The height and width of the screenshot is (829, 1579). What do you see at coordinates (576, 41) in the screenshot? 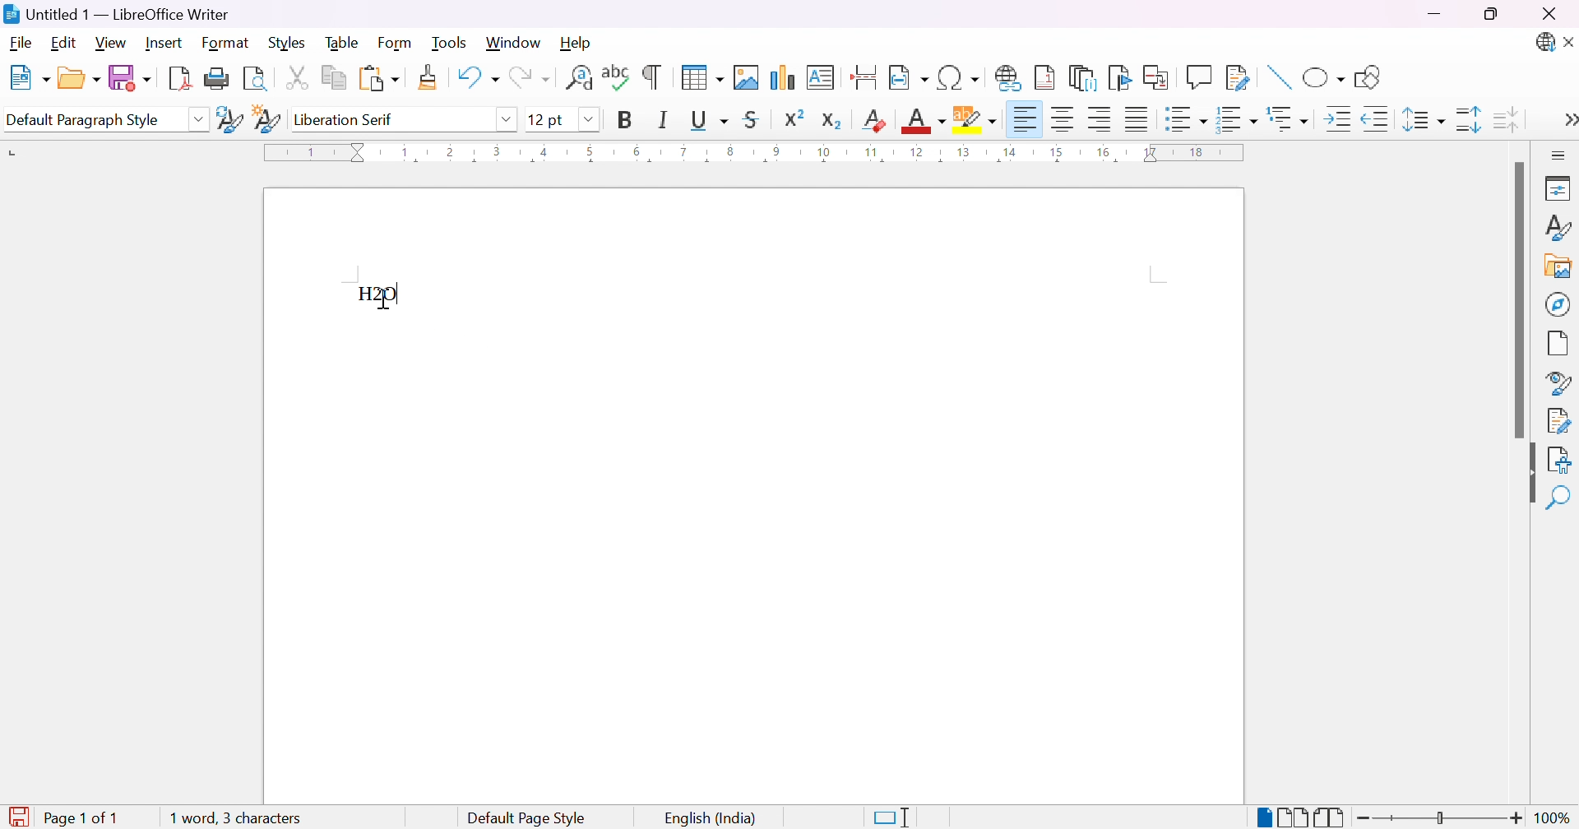
I see `Help` at bounding box center [576, 41].